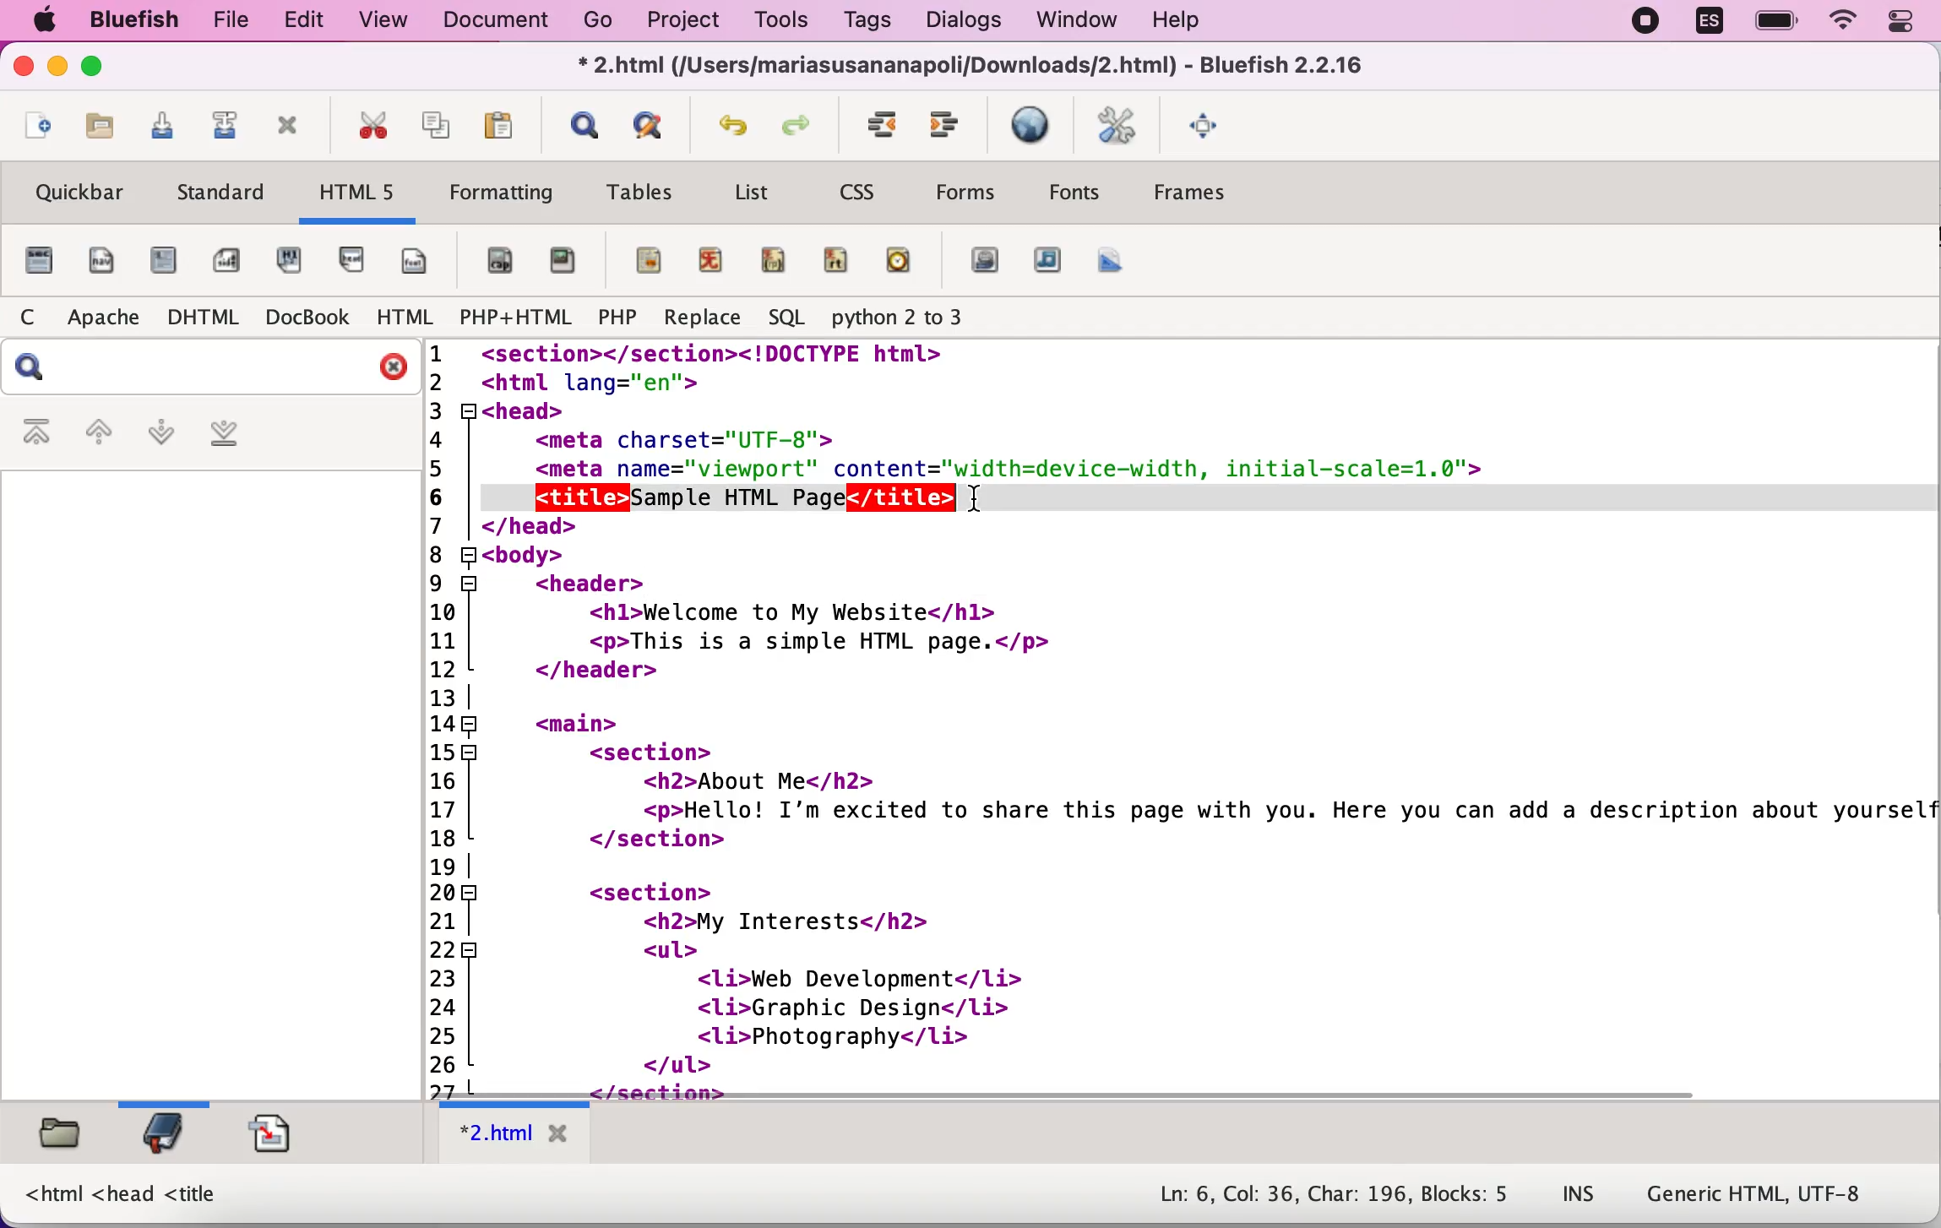  Describe the element at coordinates (737, 127) in the screenshot. I see `undo` at that location.